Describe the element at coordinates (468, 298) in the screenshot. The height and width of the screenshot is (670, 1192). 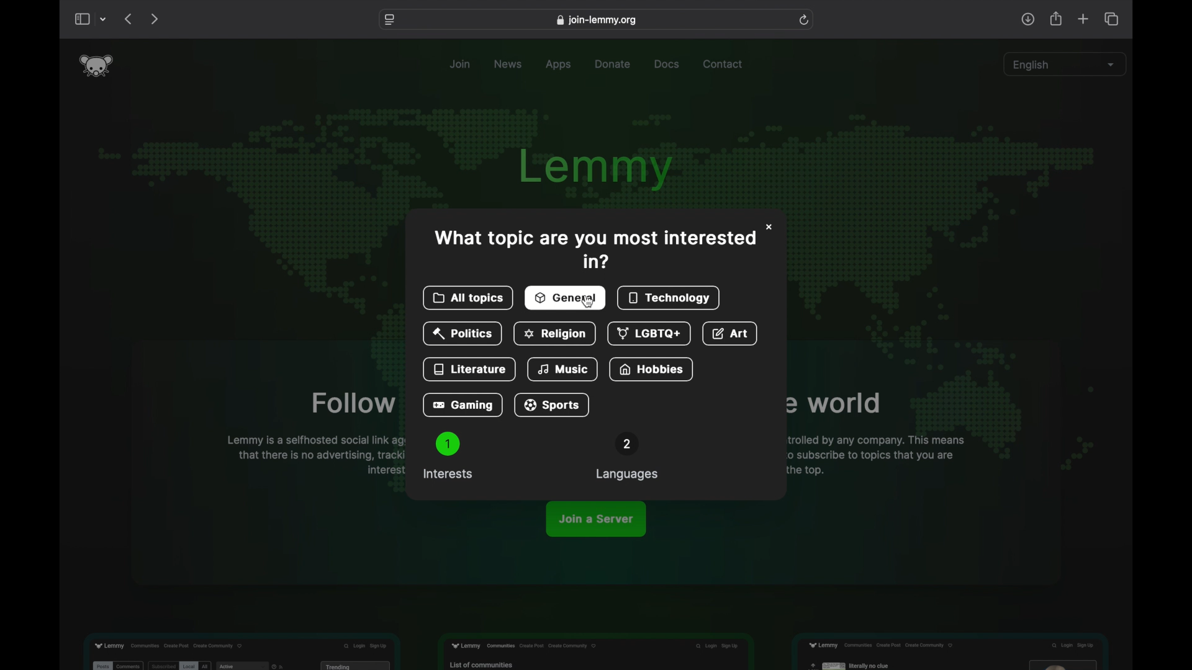
I see `all topics` at that location.